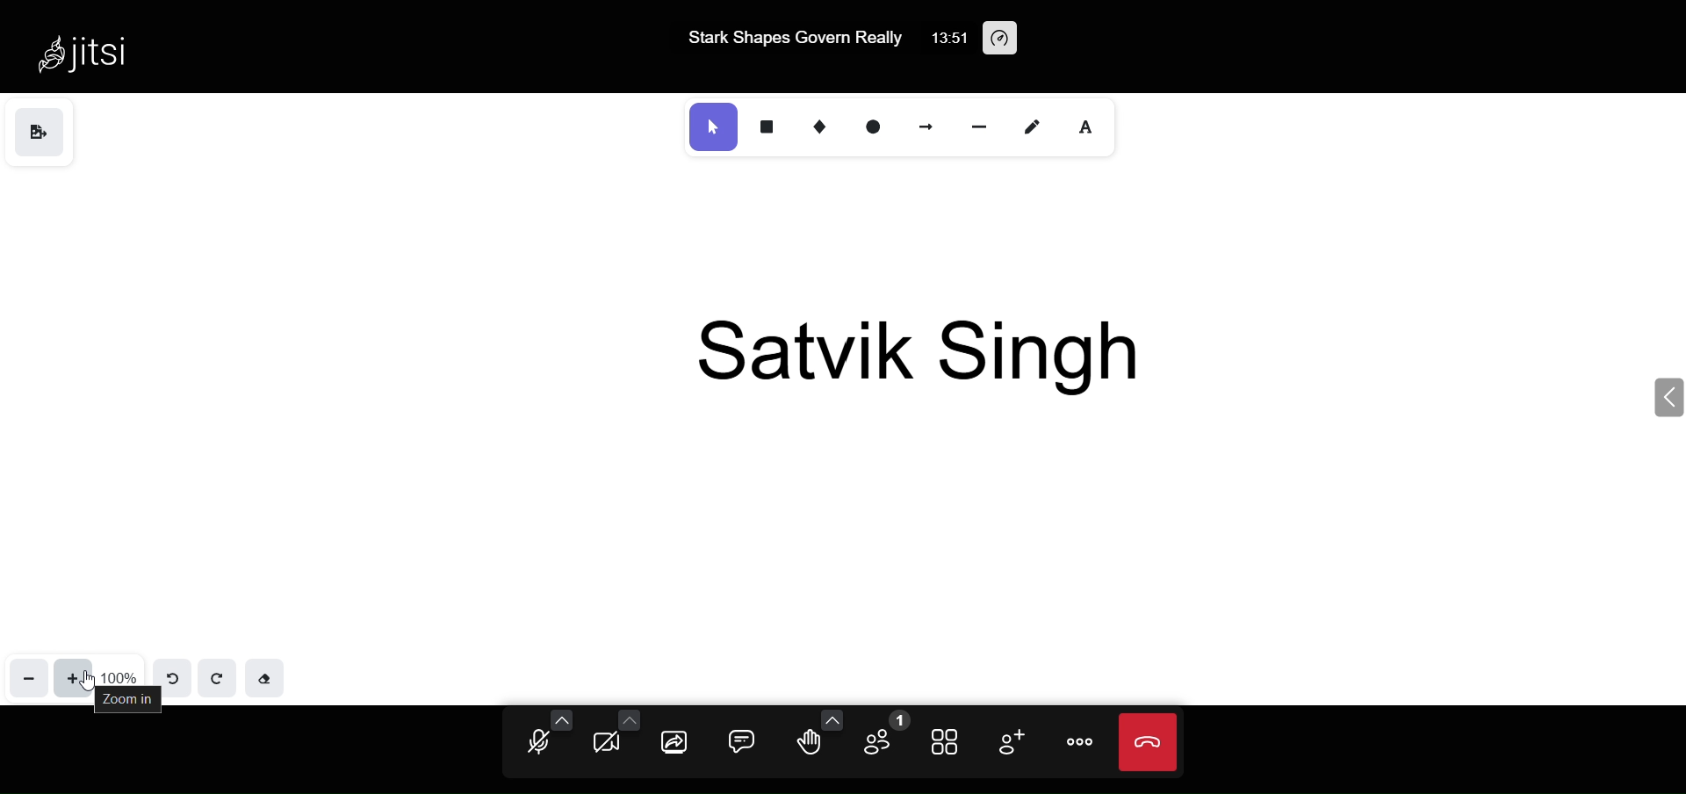  Describe the element at coordinates (536, 744) in the screenshot. I see `microphone` at that location.